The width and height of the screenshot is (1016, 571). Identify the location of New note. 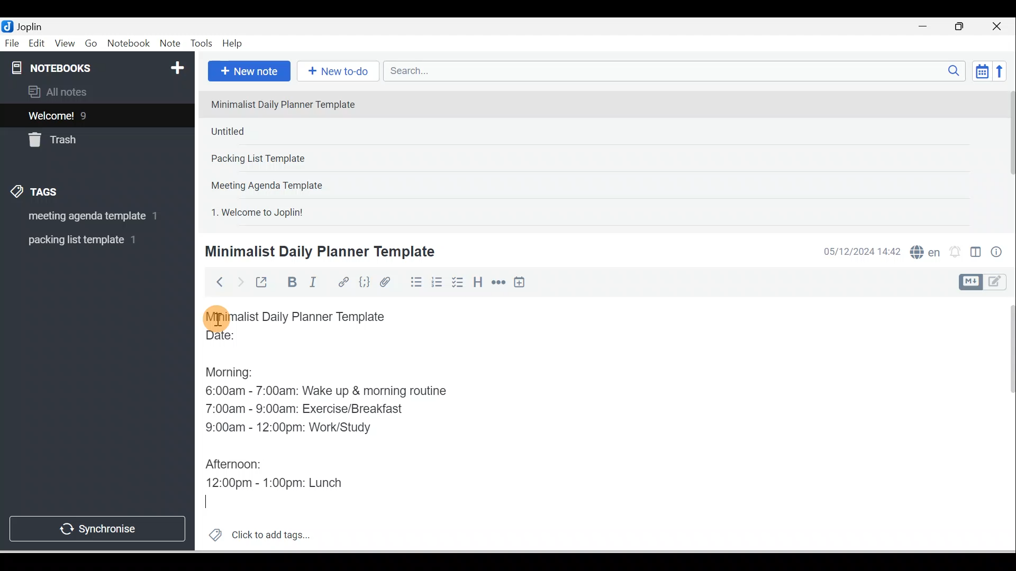
(247, 72).